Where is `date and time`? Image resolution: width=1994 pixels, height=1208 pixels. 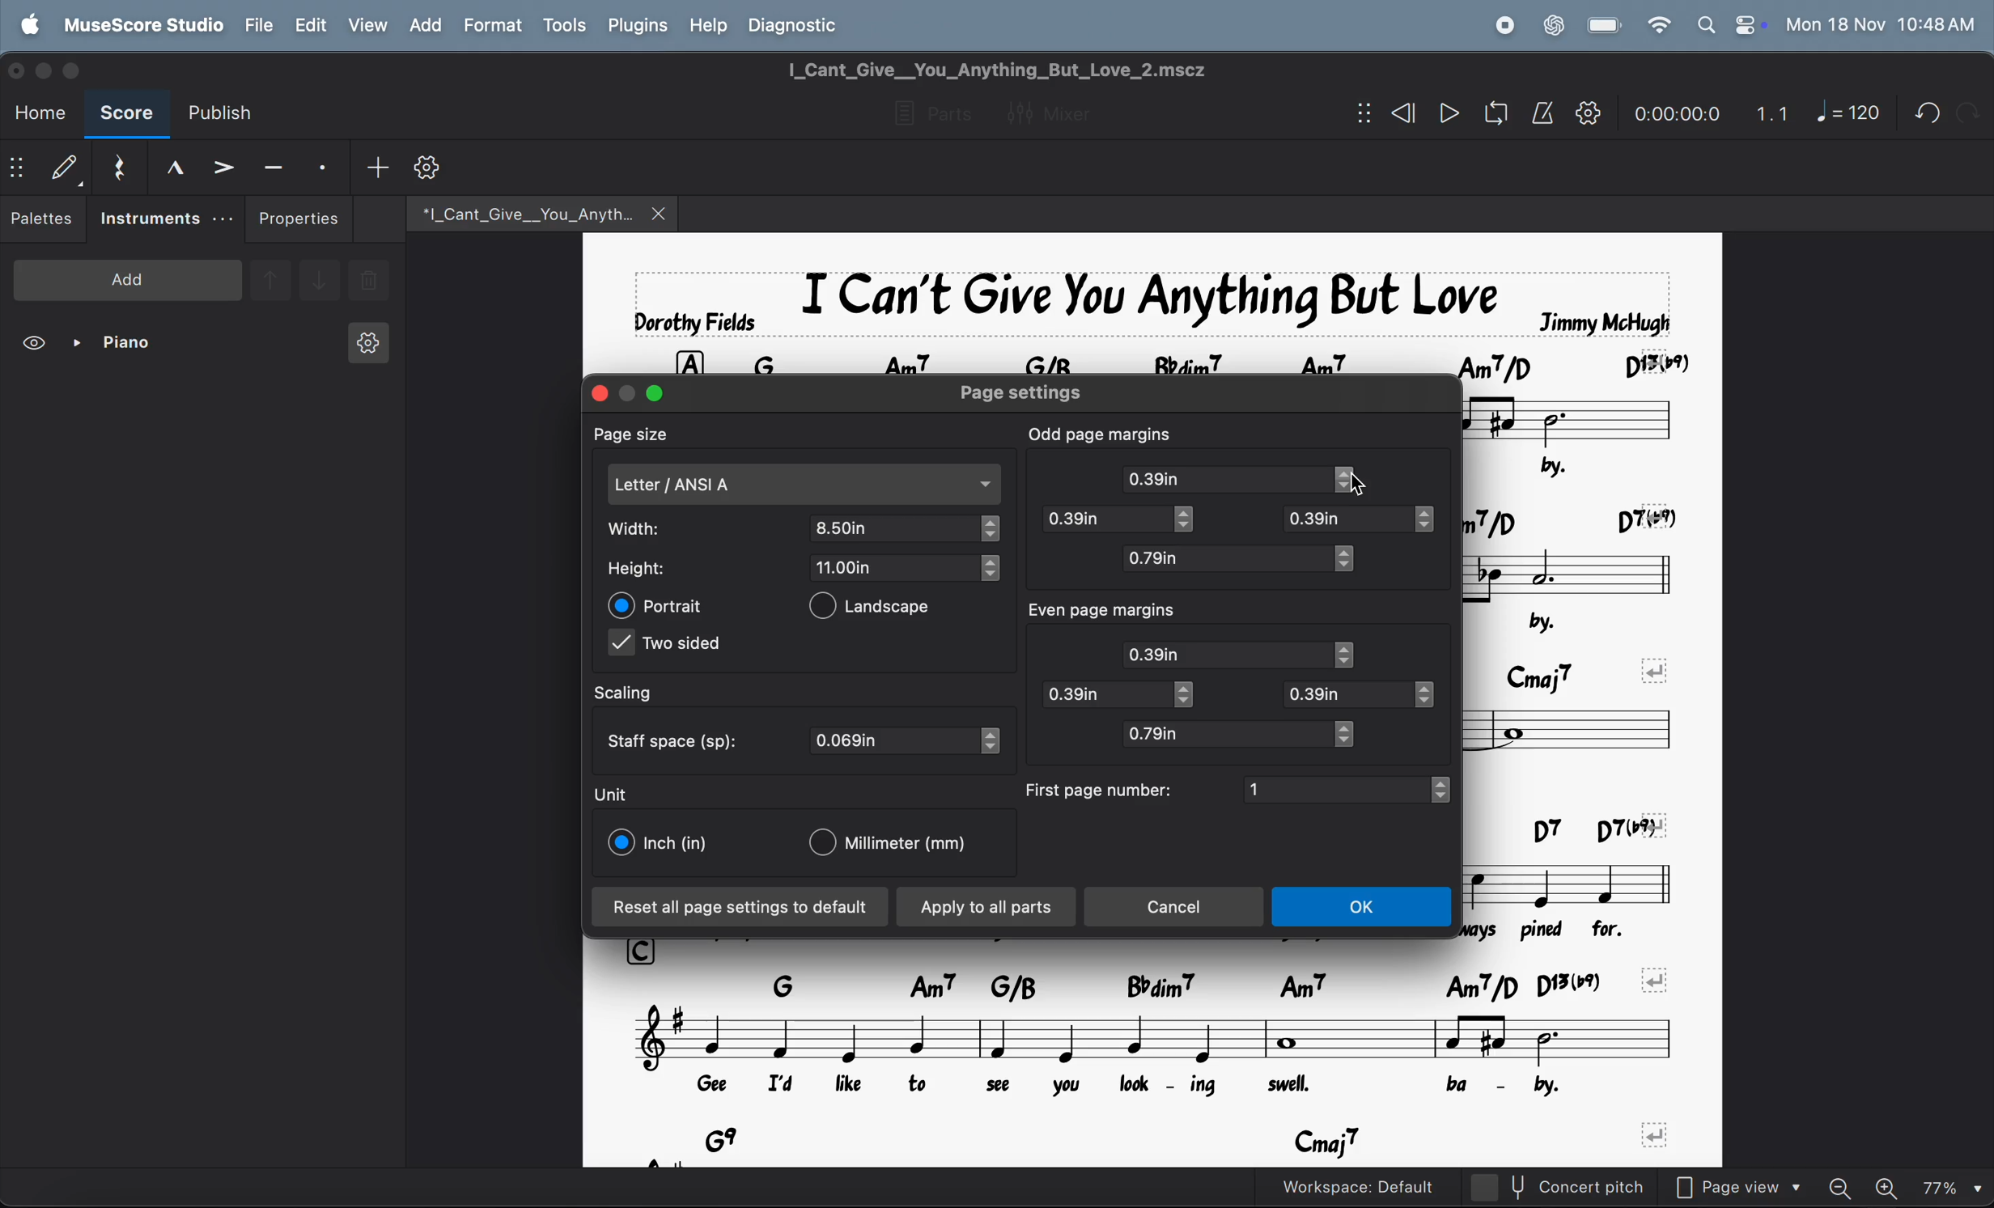
date and time is located at coordinates (1881, 23).